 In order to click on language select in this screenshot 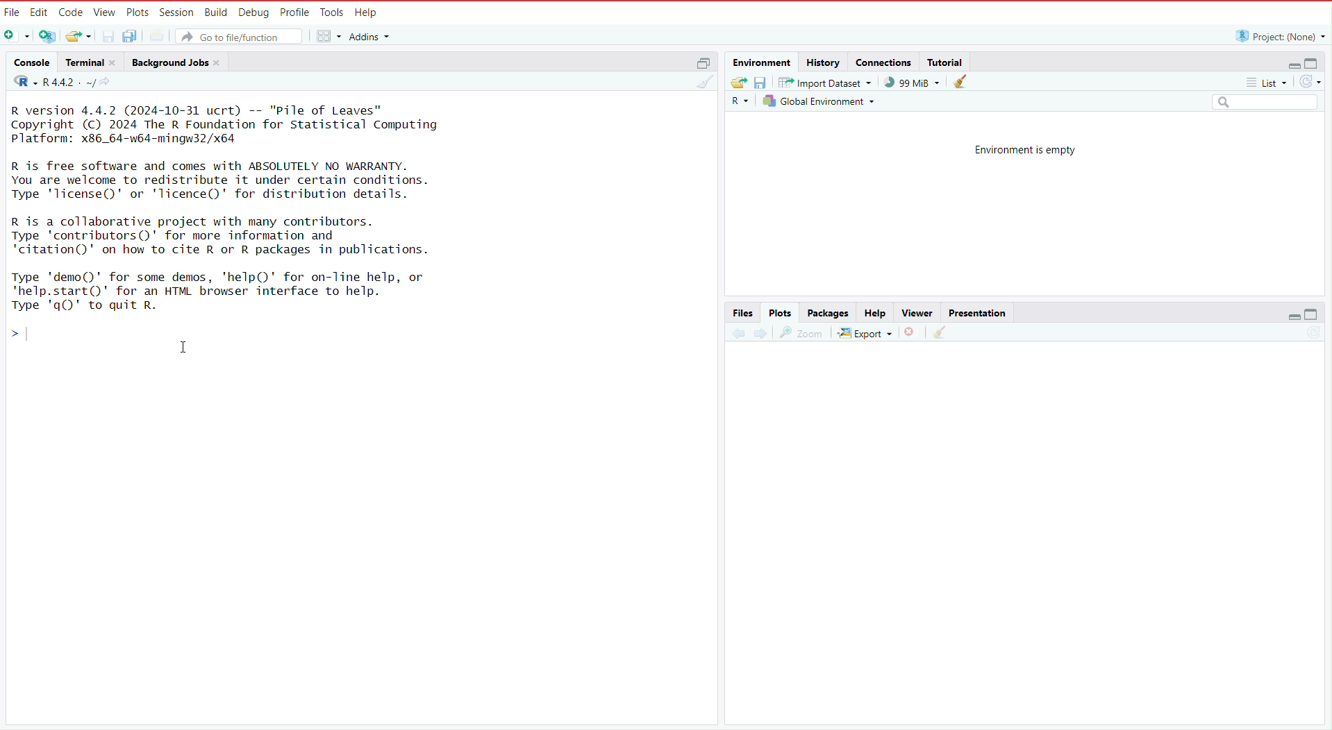, I will do `click(739, 103)`.